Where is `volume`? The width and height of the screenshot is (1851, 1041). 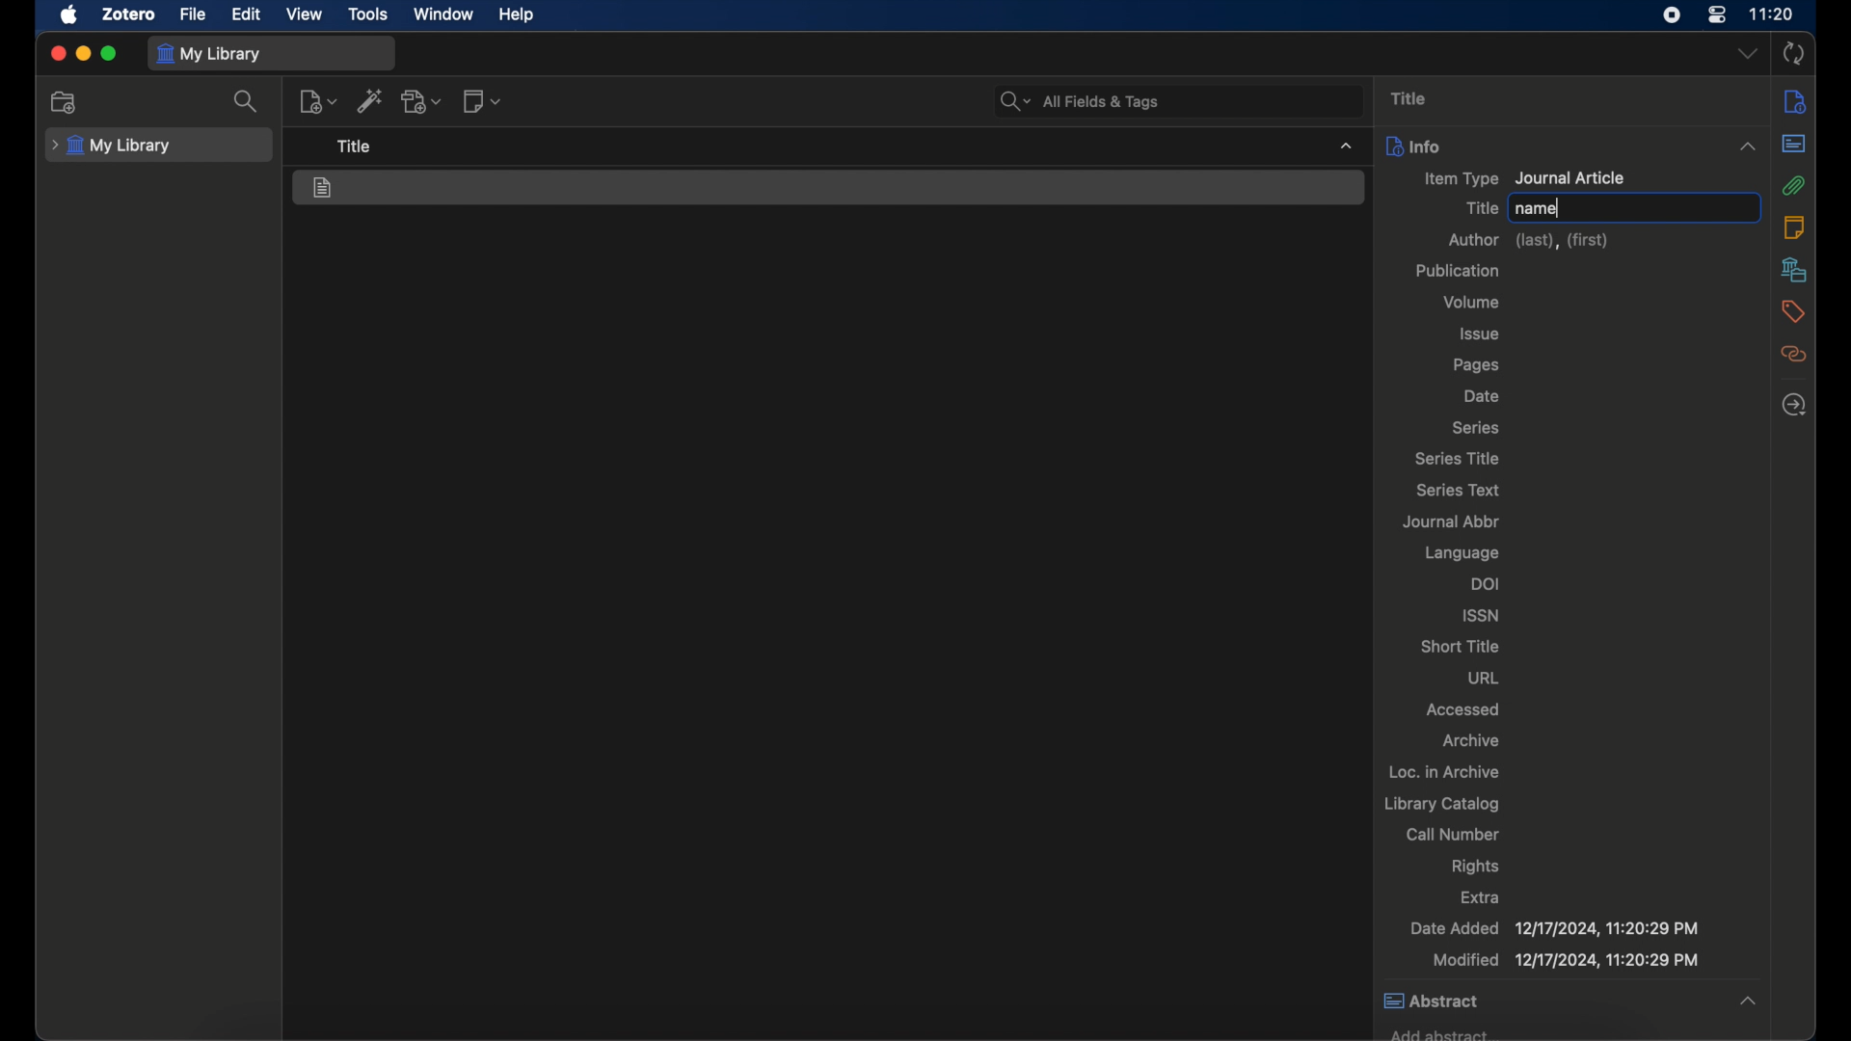
volume is located at coordinates (1470, 303).